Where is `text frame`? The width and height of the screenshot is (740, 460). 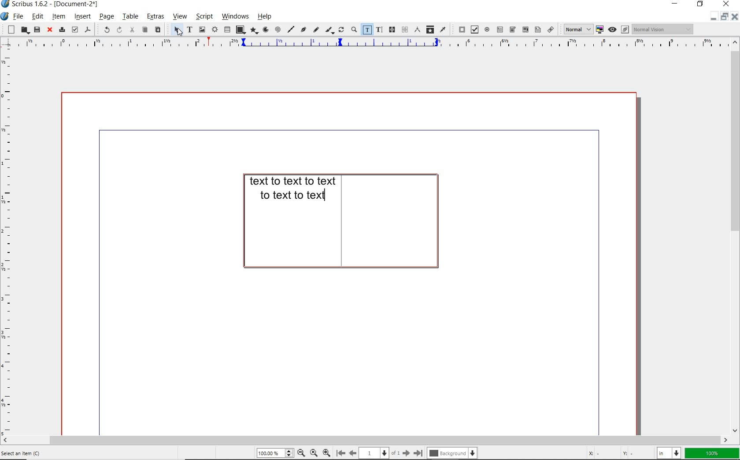
text frame is located at coordinates (189, 30).